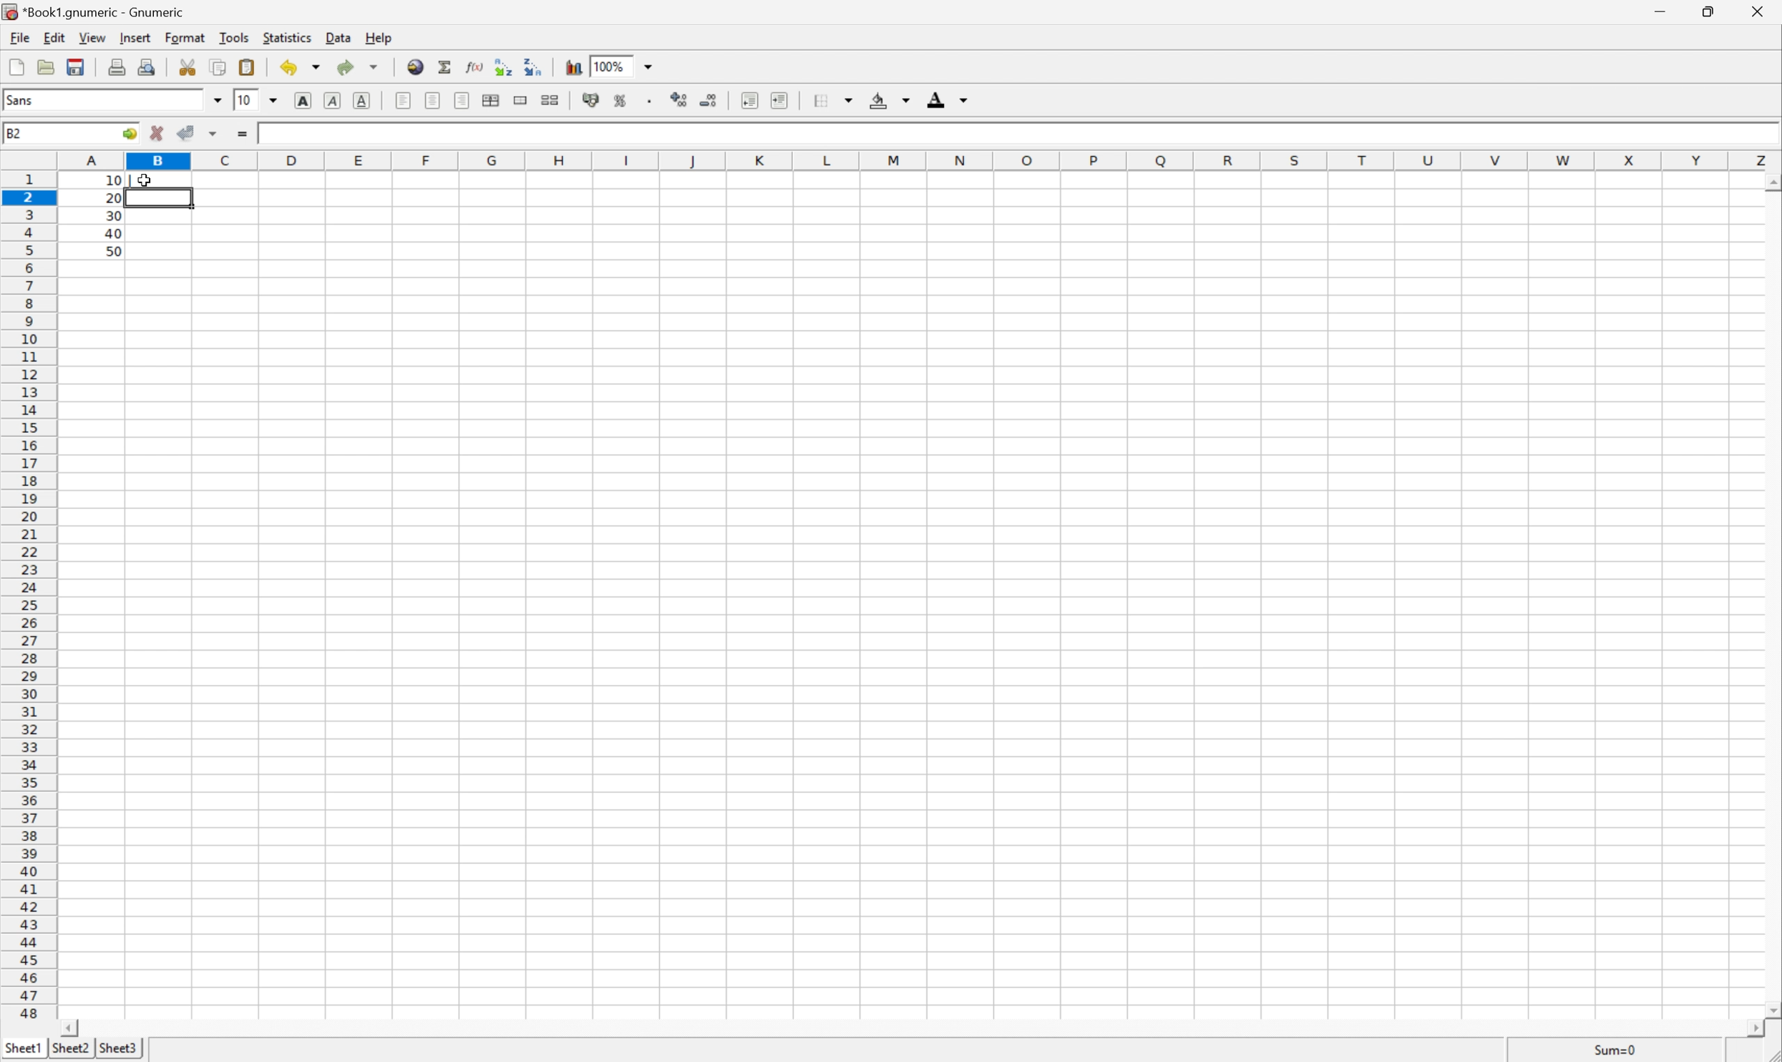 The width and height of the screenshot is (1782, 1062). I want to click on Data, so click(340, 38).